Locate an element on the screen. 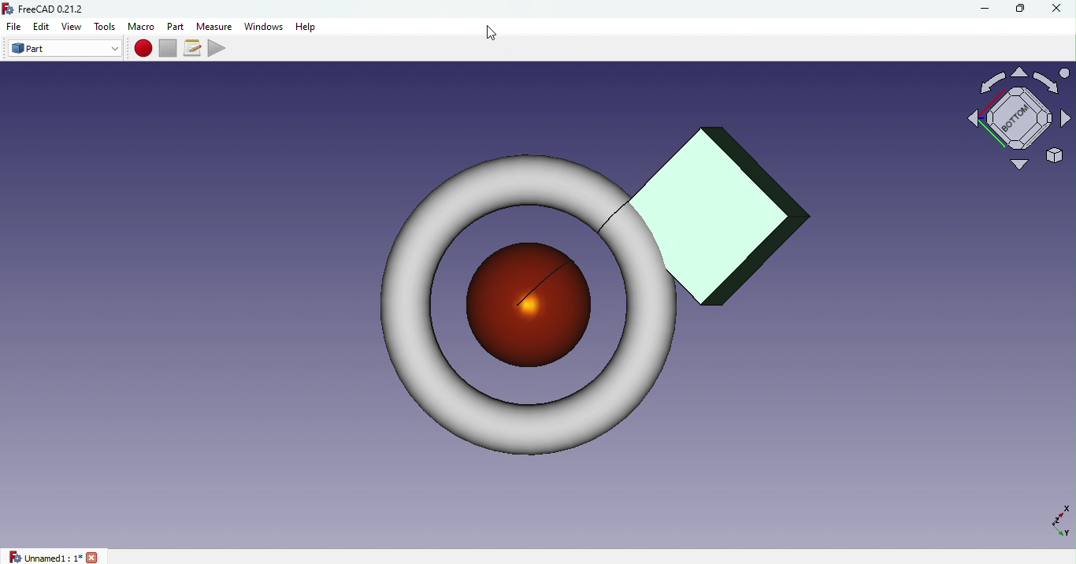 The height and width of the screenshot is (564, 1076). Windows is located at coordinates (264, 26).